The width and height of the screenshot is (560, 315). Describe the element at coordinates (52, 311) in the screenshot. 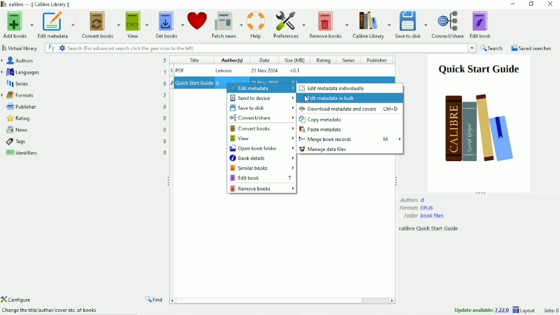

I see `calibre 7.21 created by Kovid Goyal` at that location.